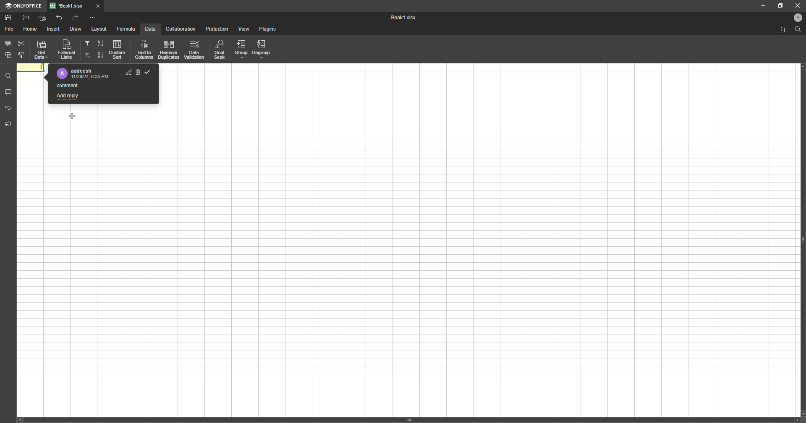 Image resolution: width=806 pixels, height=423 pixels. What do you see at coordinates (65, 49) in the screenshot?
I see `External Links` at bounding box center [65, 49].